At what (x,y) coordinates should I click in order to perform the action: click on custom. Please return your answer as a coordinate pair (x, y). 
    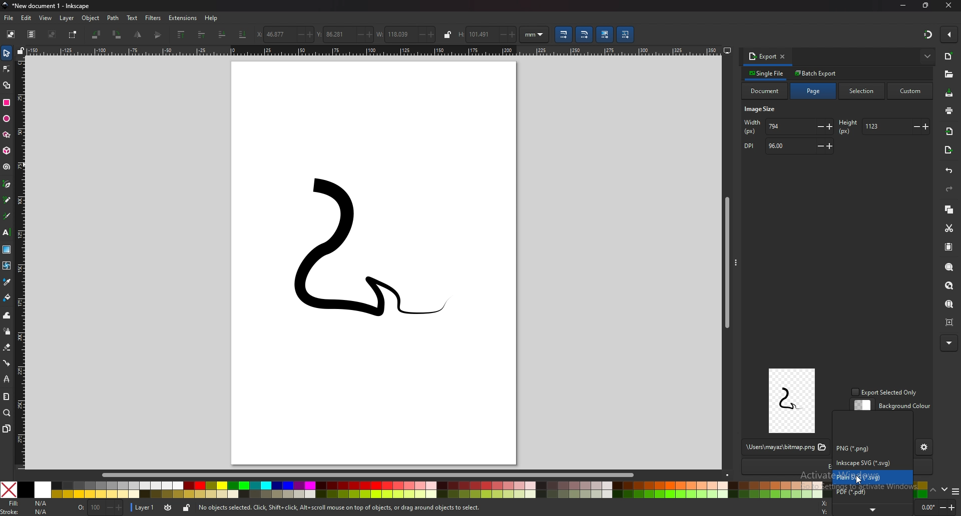
    Looking at the image, I should click on (910, 91).